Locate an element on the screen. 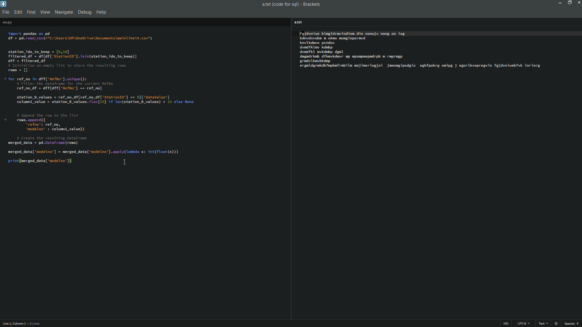 The image size is (582, 327). cursor position is located at coordinates (25, 323).